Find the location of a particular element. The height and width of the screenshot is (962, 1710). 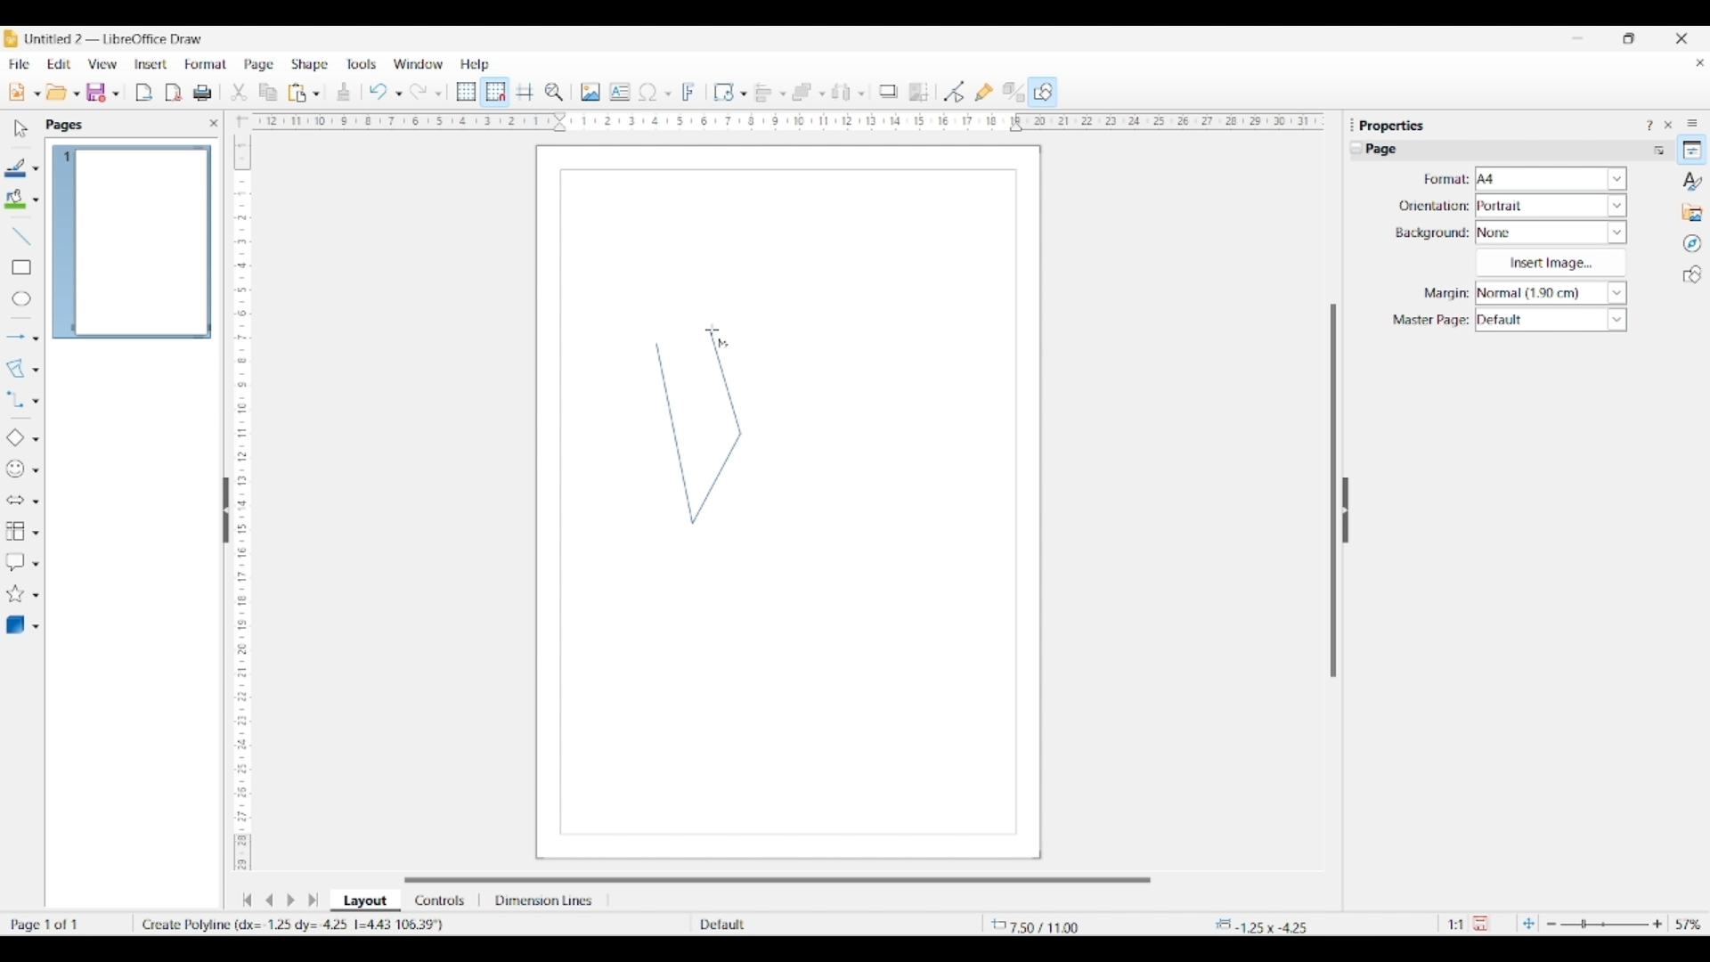

Gallery is located at coordinates (1692, 212).